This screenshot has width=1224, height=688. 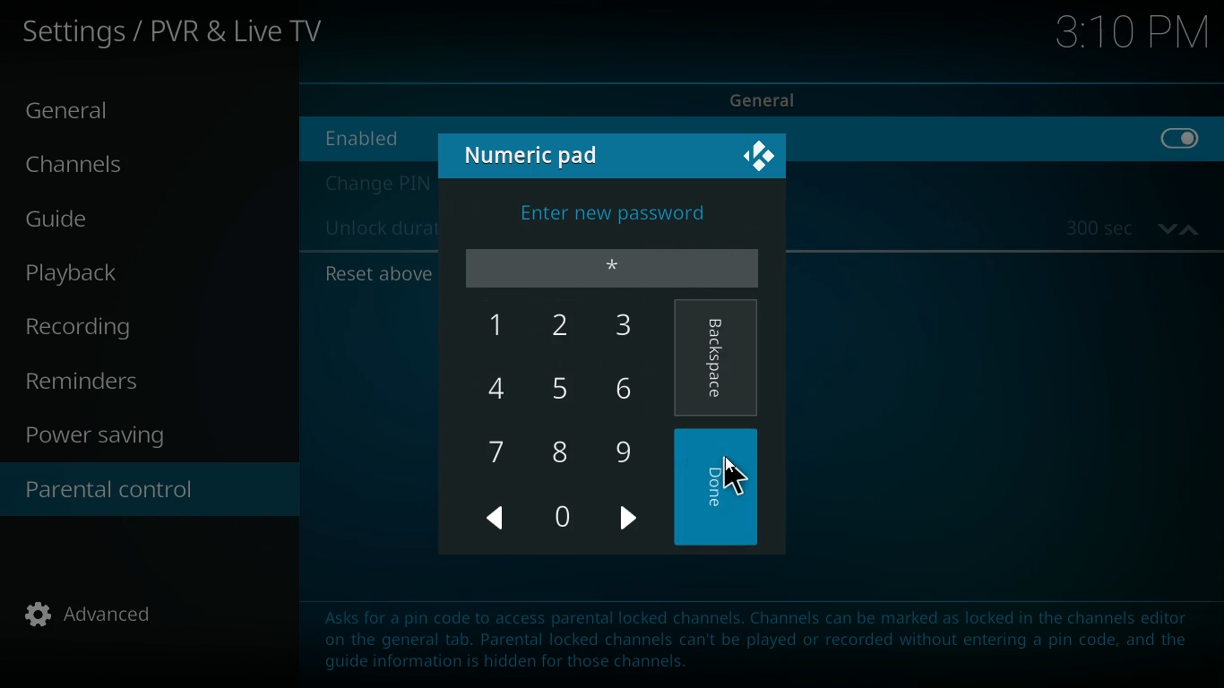 What do you see at coordinates (615, 267) in the screenshot?
I see `password` at bounding box center [615, 267].